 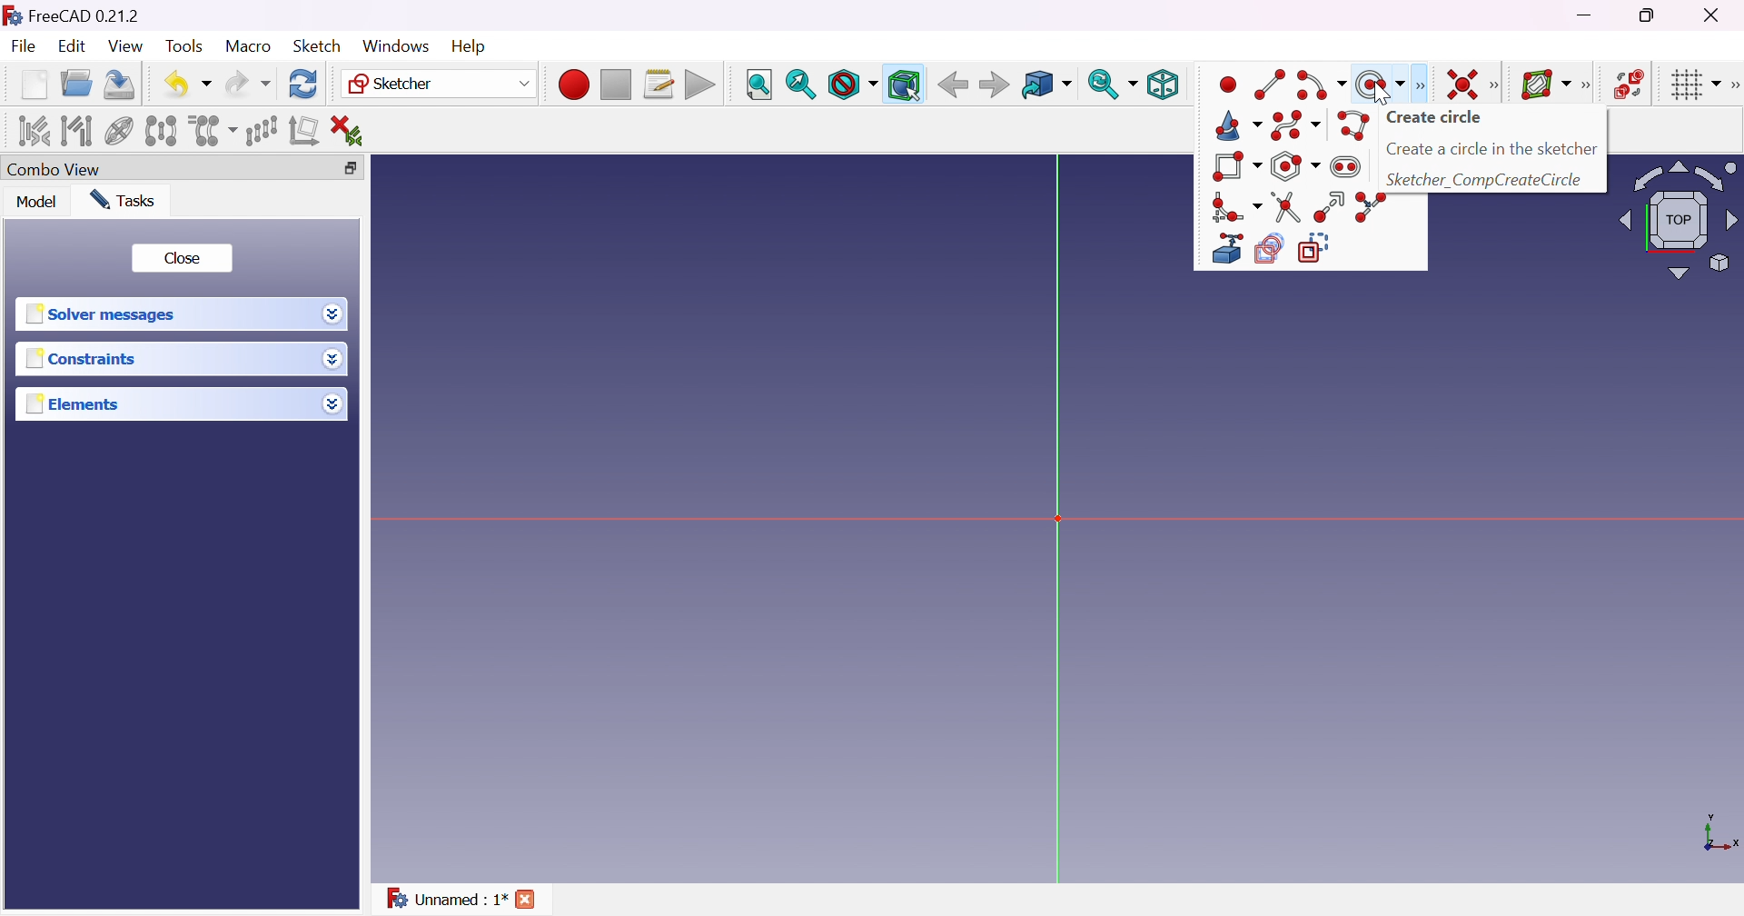 What do you see at coordinates (1287, 206) in the screenshot?
I see `Trim edge` at bounding box center [1287, 206].